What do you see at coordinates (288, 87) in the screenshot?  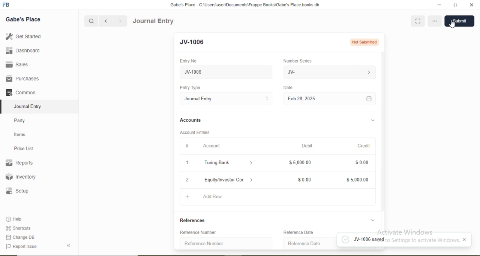 I see `Date` at bounding box center [288, 87].